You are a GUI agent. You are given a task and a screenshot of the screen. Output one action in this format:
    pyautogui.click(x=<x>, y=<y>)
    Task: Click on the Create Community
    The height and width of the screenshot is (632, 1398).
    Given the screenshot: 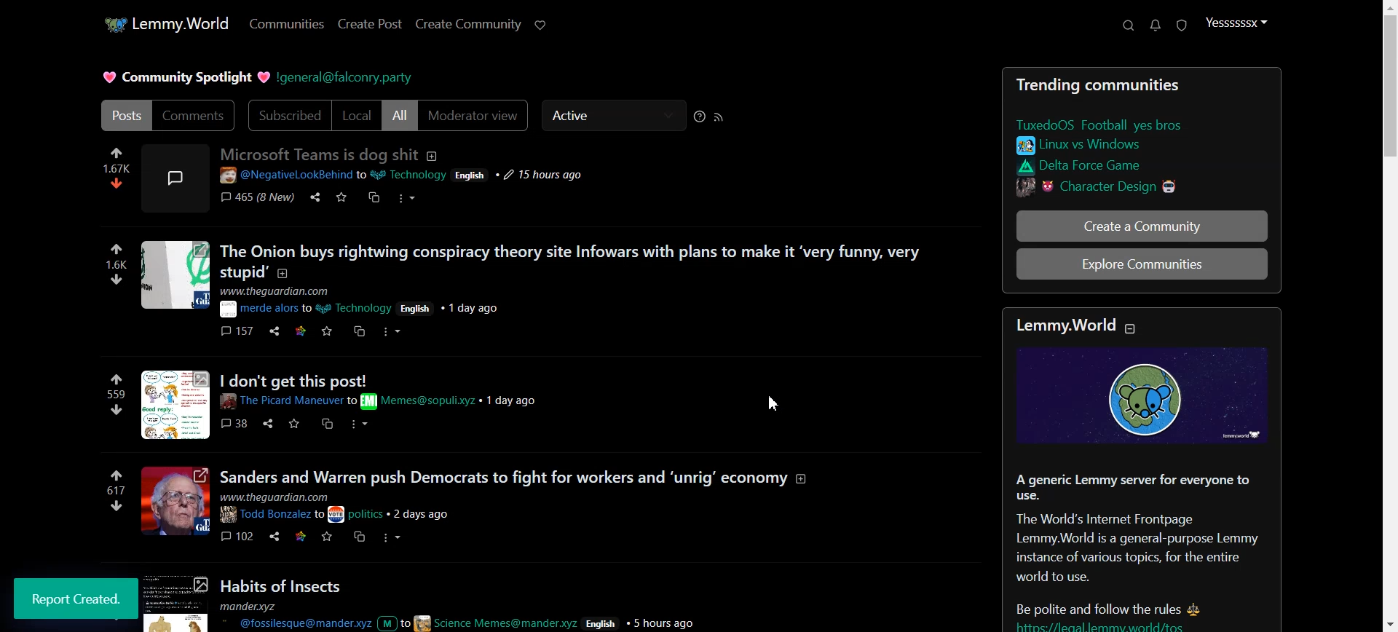 What is the action you would take?
    pyautogui.click(x=468, y=24)
    